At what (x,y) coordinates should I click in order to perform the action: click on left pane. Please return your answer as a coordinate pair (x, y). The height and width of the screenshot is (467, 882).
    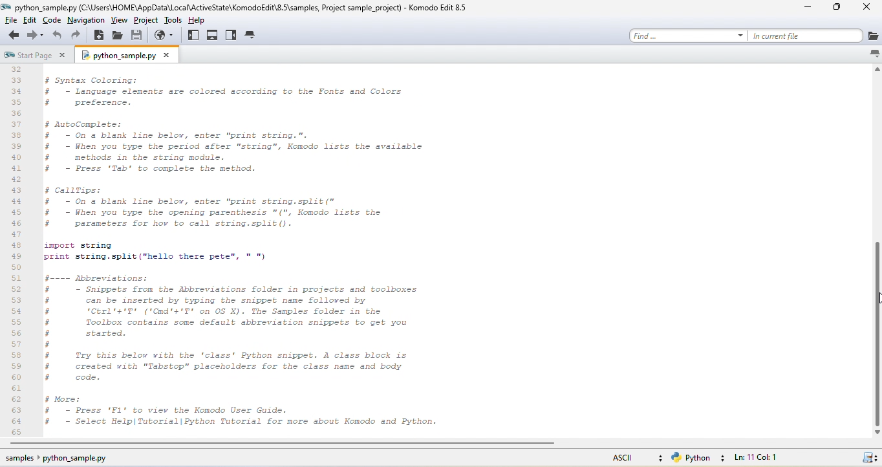
    Looking at the image, I should click on (195, 36).